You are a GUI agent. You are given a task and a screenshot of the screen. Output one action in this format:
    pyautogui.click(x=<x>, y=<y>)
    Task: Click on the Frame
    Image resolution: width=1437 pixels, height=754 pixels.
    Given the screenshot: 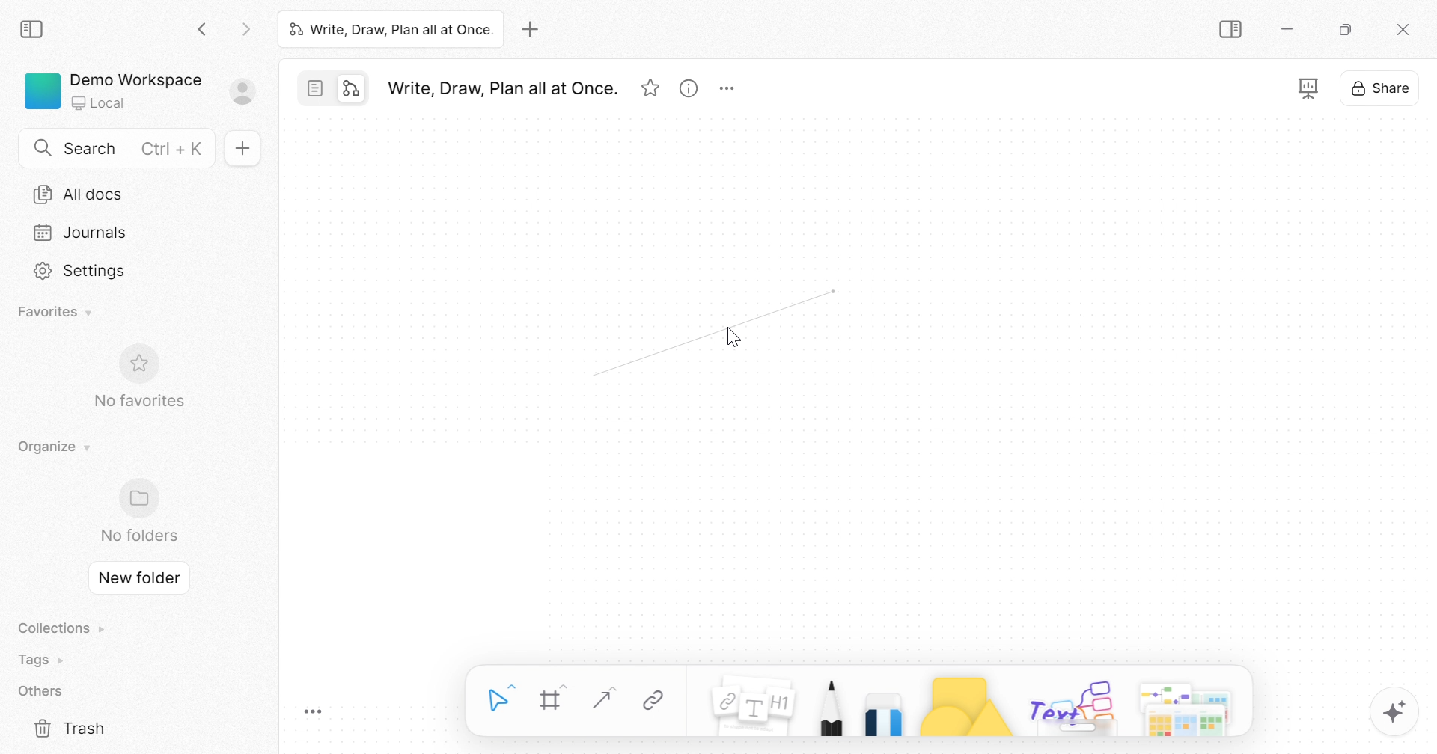 What is the action you would take?
    pyautogui.click(x=552, y=700)
    